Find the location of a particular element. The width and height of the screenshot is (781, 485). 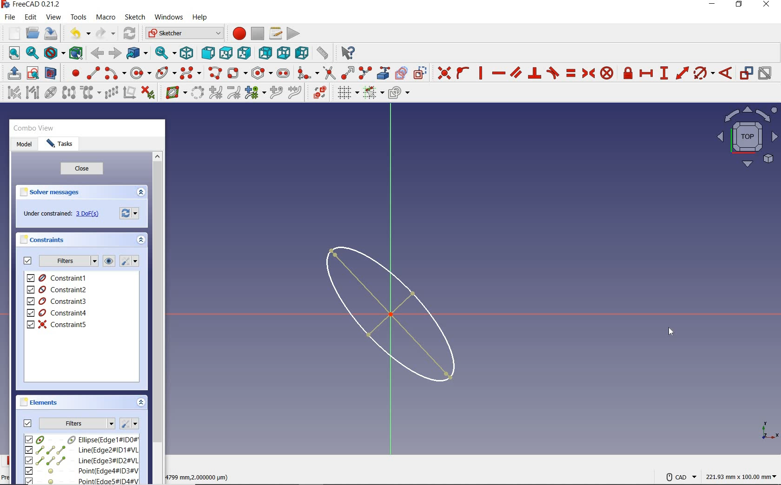

fit all is located at coordinates (12, 54).